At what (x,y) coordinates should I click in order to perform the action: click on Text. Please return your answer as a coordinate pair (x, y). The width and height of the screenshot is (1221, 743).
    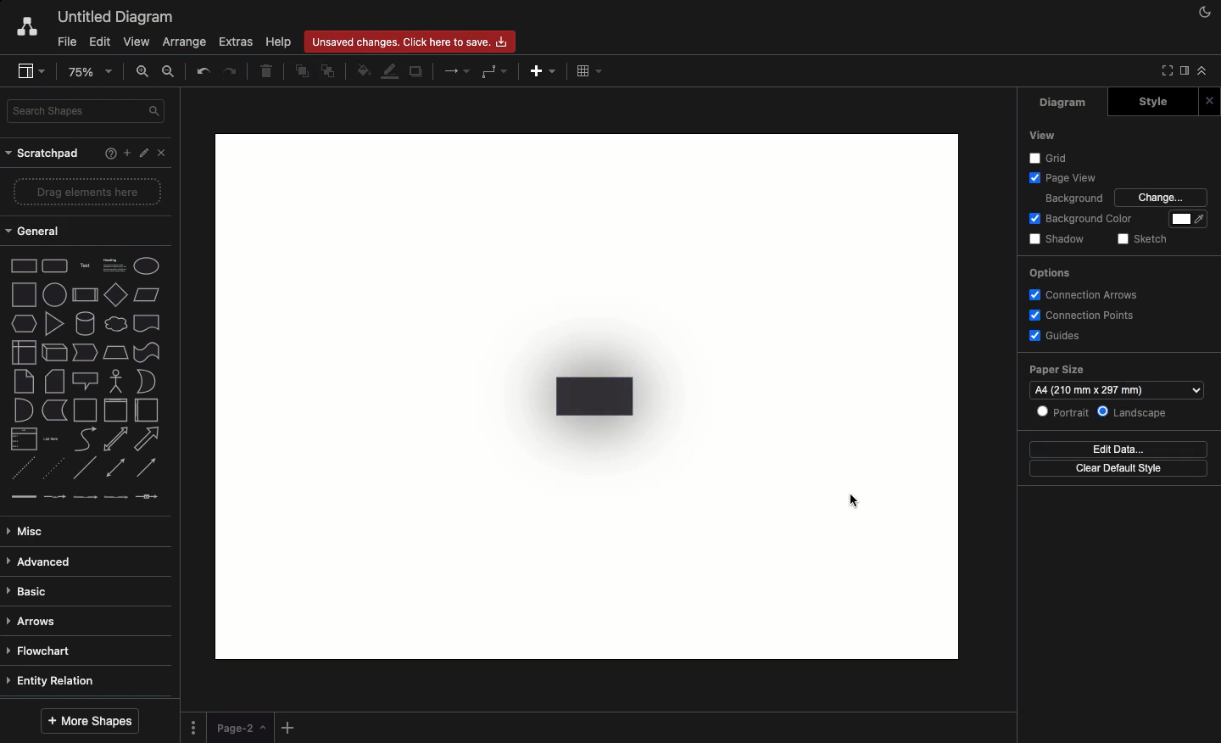
    Looking at the image, I should click on (86, 266).